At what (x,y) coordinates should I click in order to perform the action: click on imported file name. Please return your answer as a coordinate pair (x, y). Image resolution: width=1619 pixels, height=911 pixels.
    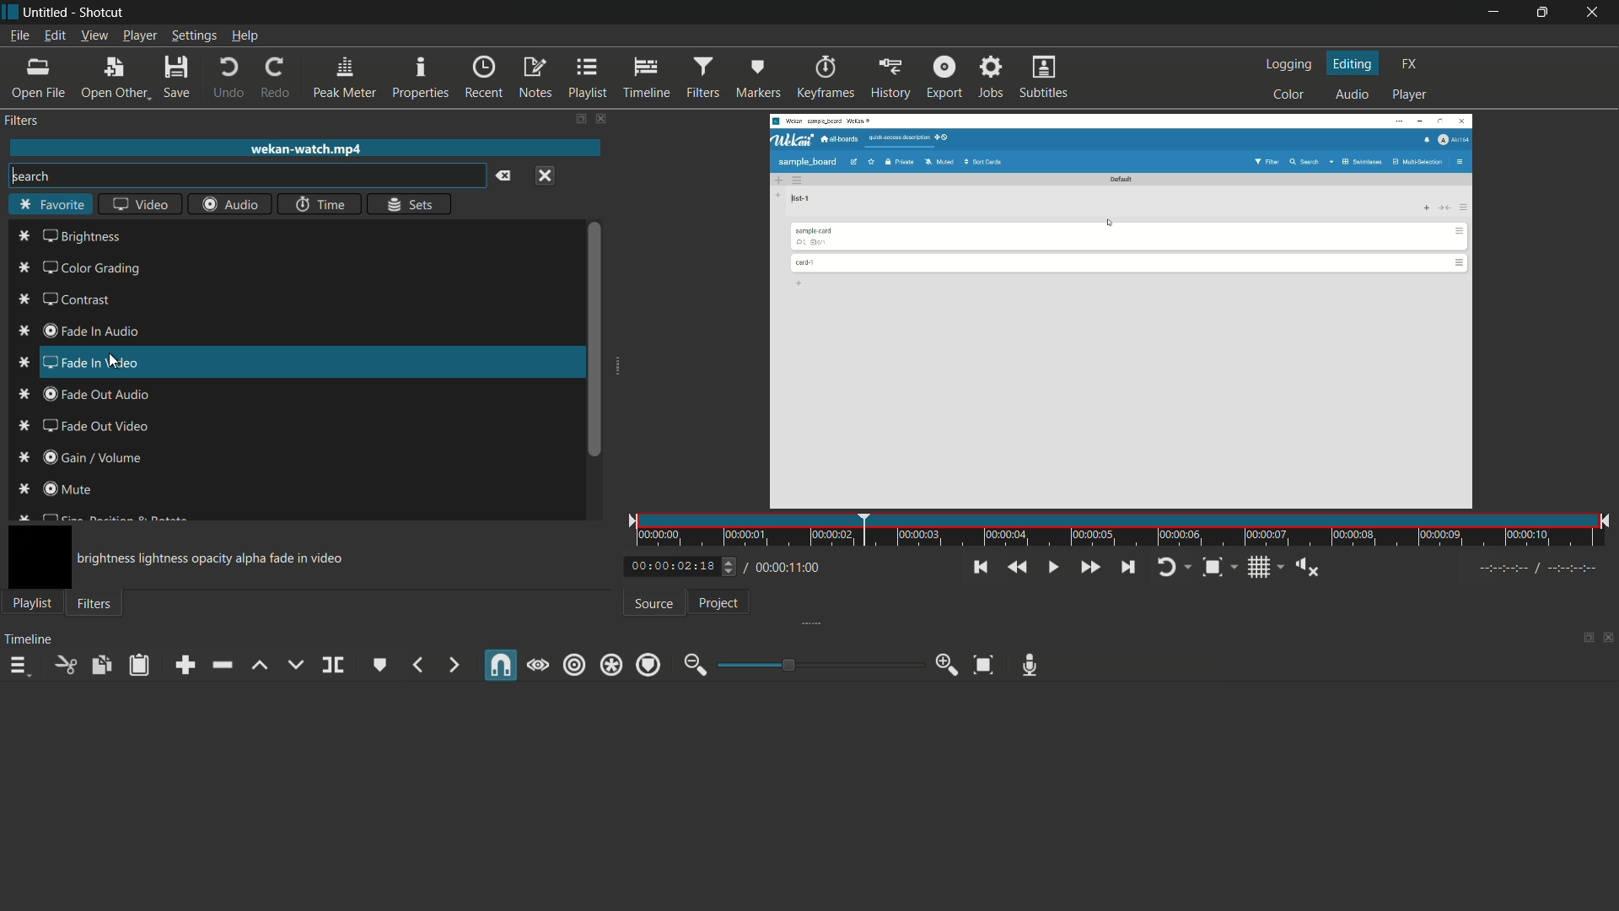
    Looking at the image, I should click on (305, 149).